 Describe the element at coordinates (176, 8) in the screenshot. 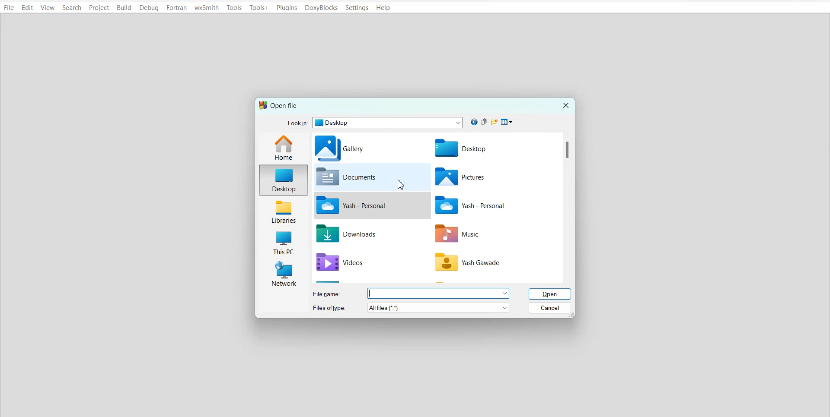

I see `Fortran` at that location.